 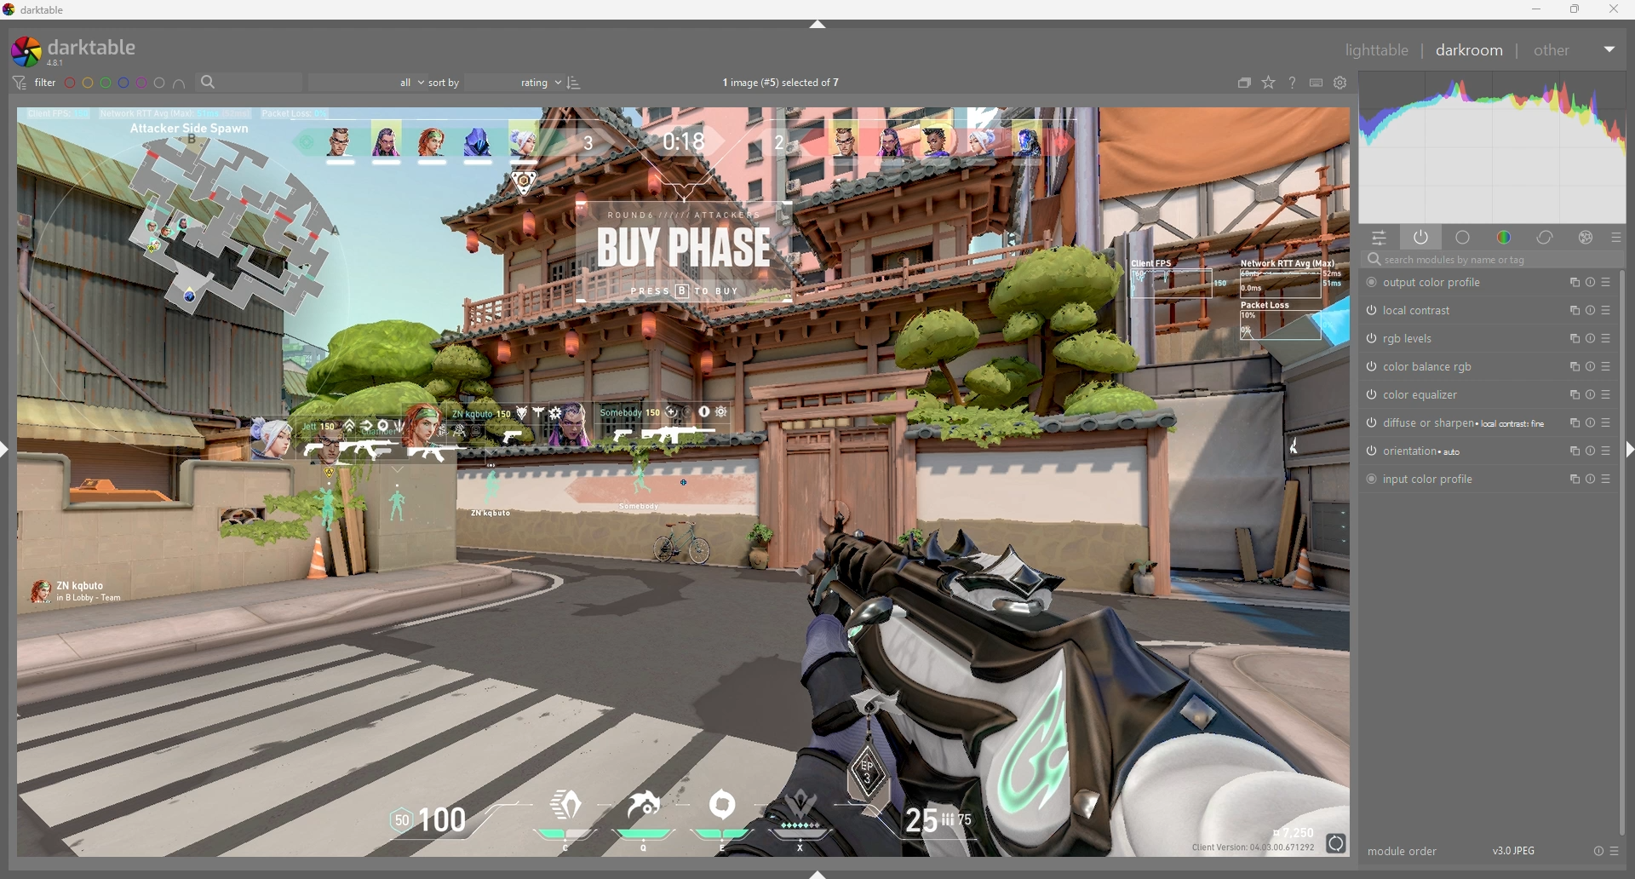 I want to click on show global preferences, so click(x=1341, y=83).